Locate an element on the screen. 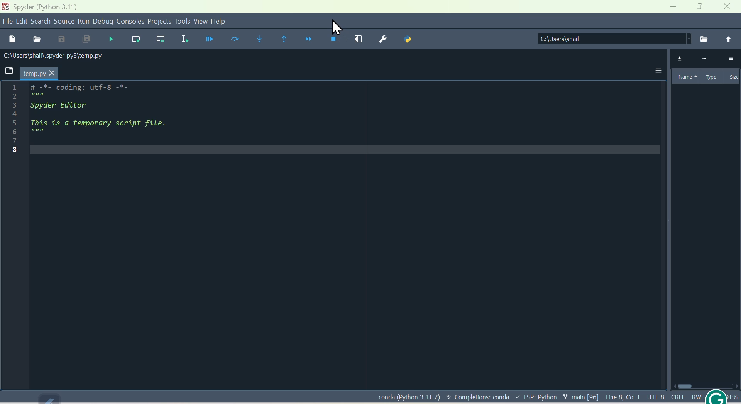 The image size is (741, 404). Run cell is located at coordinates (235, 41).